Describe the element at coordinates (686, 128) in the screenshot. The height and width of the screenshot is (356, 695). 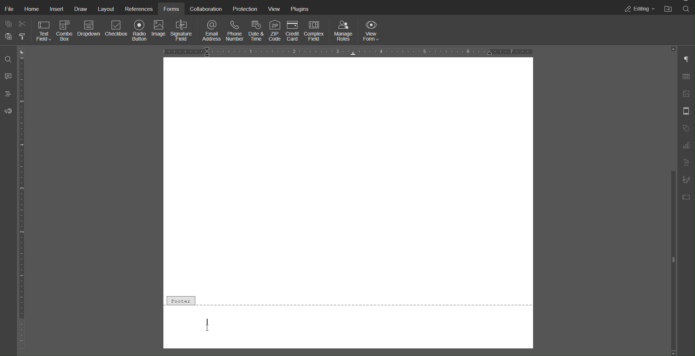
I see `Shape Settings` at that location.